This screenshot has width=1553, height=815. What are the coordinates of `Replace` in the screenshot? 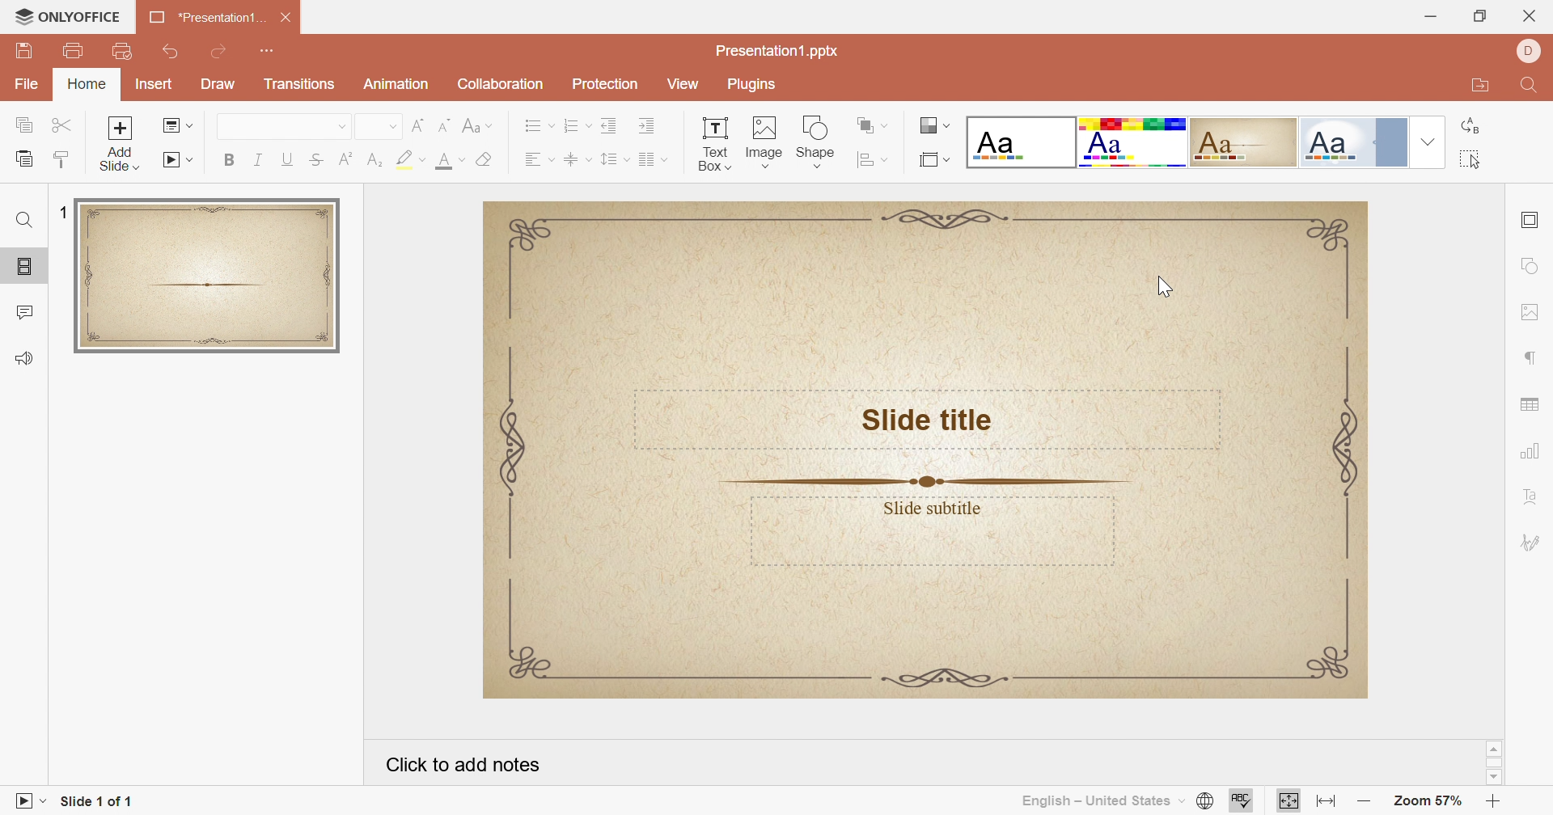 It's located at (1463, 128).